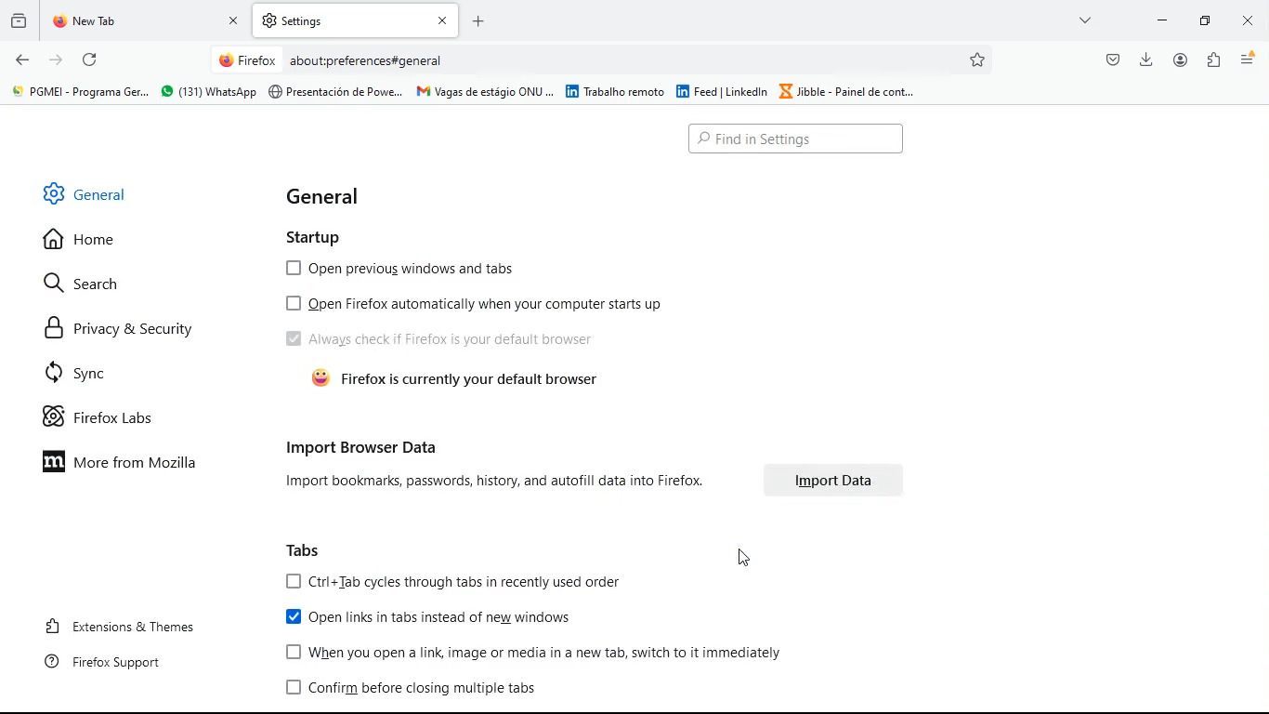  What do you see at coordinates (307, 550) in the screenshot?
I see `tabs` at bounding box center [307, 550].